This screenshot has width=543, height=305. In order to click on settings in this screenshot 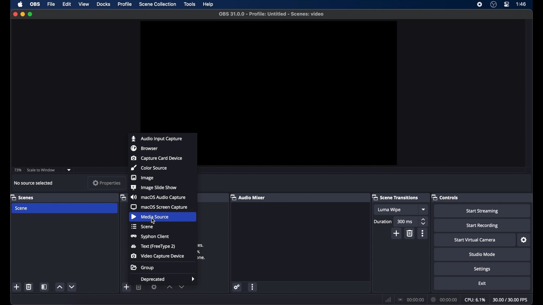, I will do `click(154, 287)`.